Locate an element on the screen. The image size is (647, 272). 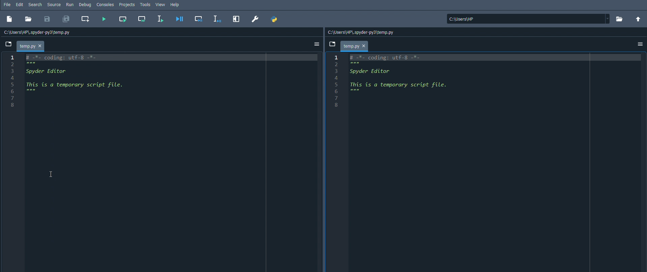
C:\Users\HP\.spyder-py3\temp.py is located at coordinates (364, 32).